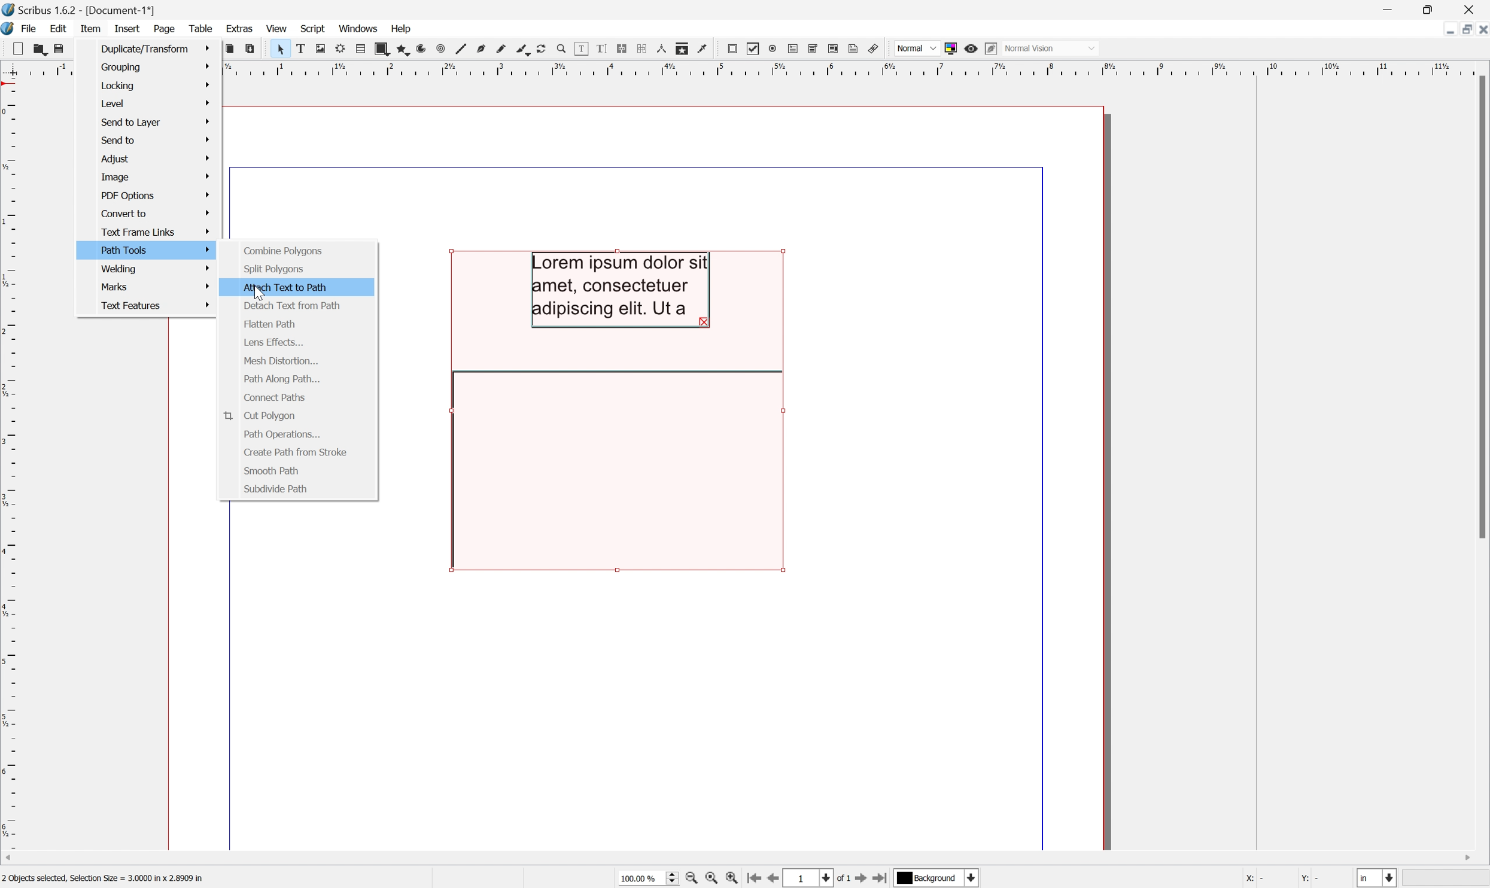 The height and width of the screenshot is (888, 1490). What do you see at coordinates (240, 29) in the screenshot?
I see `Extras` at bounding box center [240, 29].